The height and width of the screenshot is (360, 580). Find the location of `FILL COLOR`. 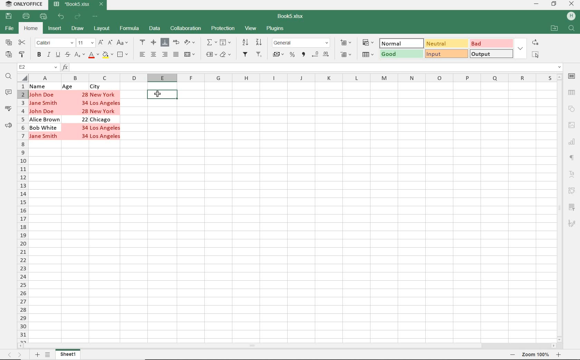

FILL COLOR is located at coordinates (107, 56).